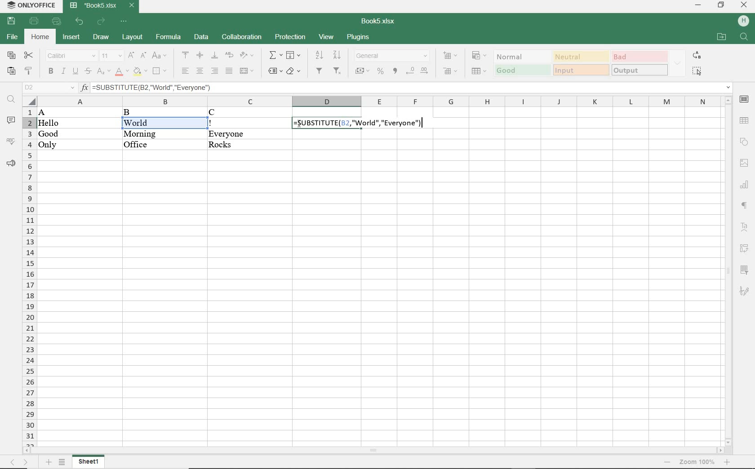  Describe the element at coordinates (143, 57) in the screenshot. I see `decrement font size` at that location.